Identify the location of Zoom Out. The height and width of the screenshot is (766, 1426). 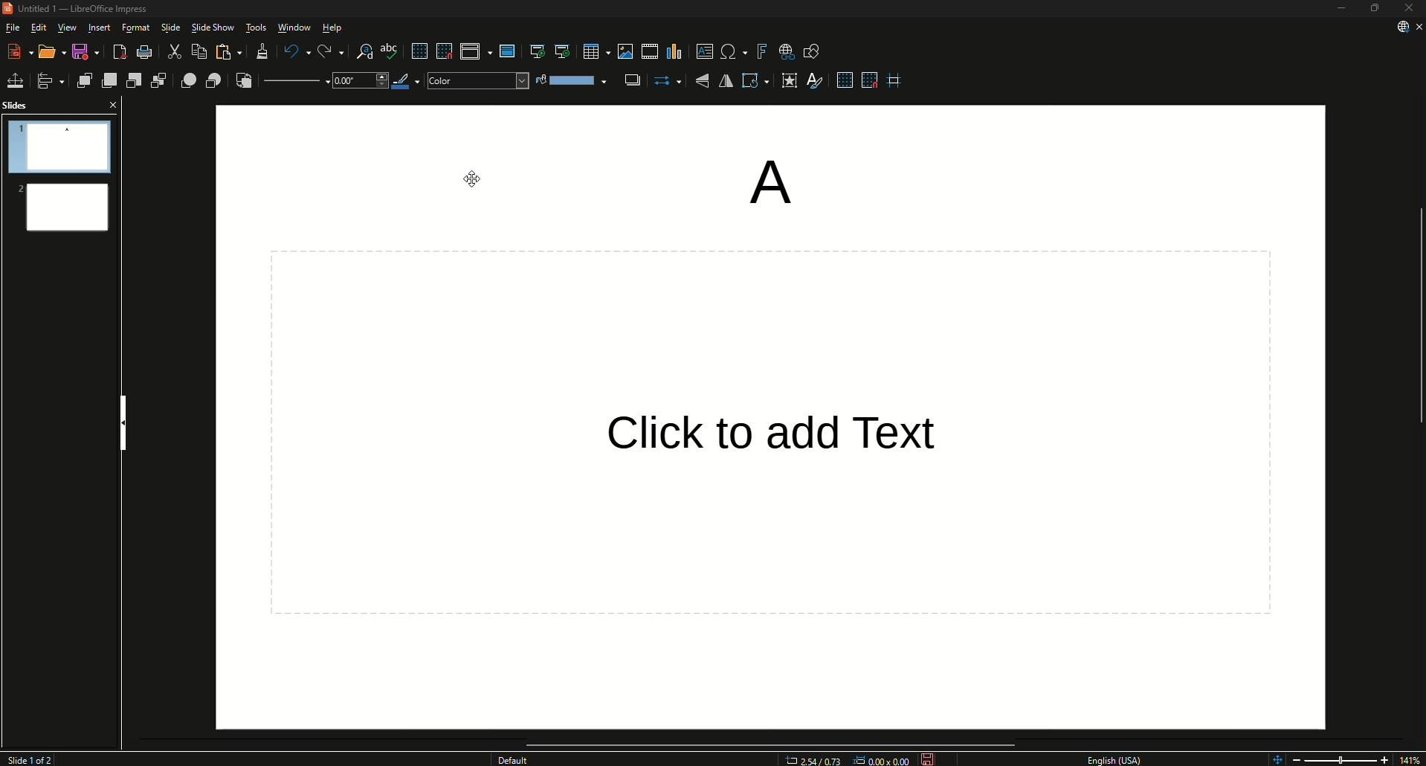
(1303, 757).